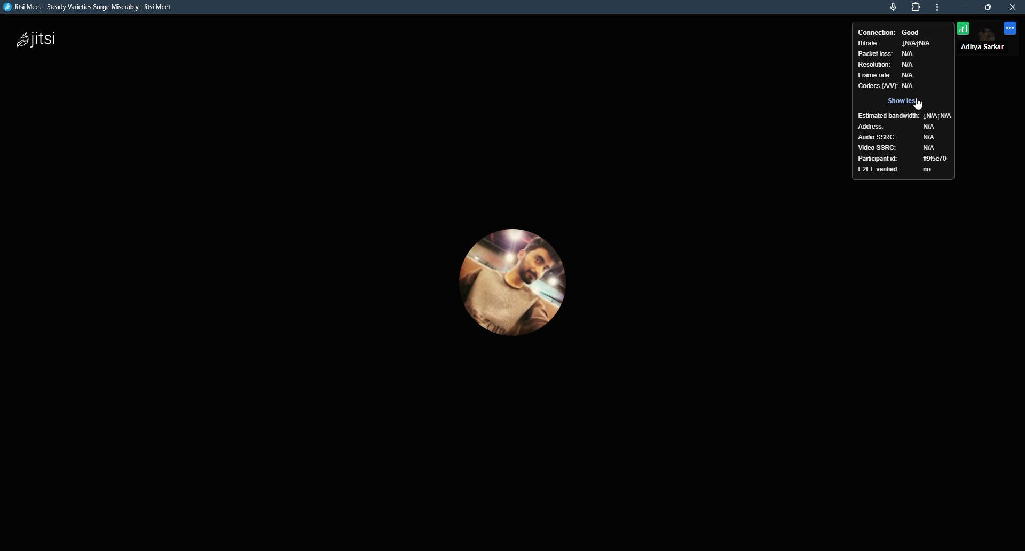 This screenshot has width=1025, height=551. I want to click on show less, so click(905, 101).